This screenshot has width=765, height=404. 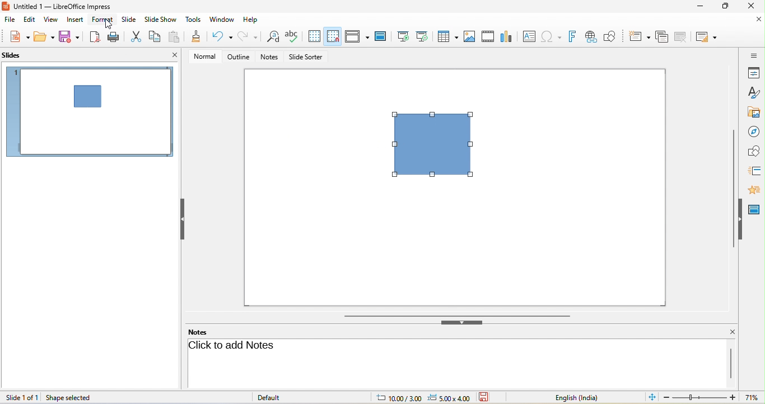 I want to click on close, so click(x=754, y=7).